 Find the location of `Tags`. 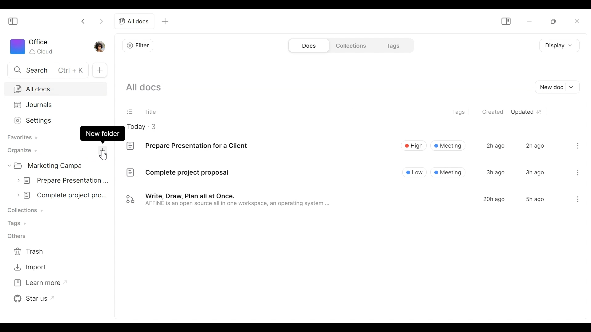

Tags is located at coordinates (392, 45).